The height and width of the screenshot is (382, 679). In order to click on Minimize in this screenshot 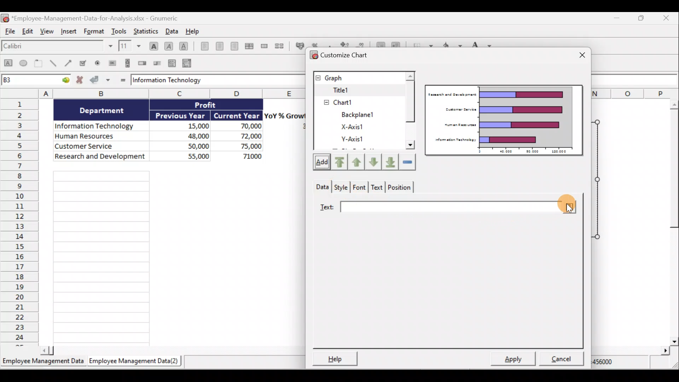, I will do `click(616, 18)`.